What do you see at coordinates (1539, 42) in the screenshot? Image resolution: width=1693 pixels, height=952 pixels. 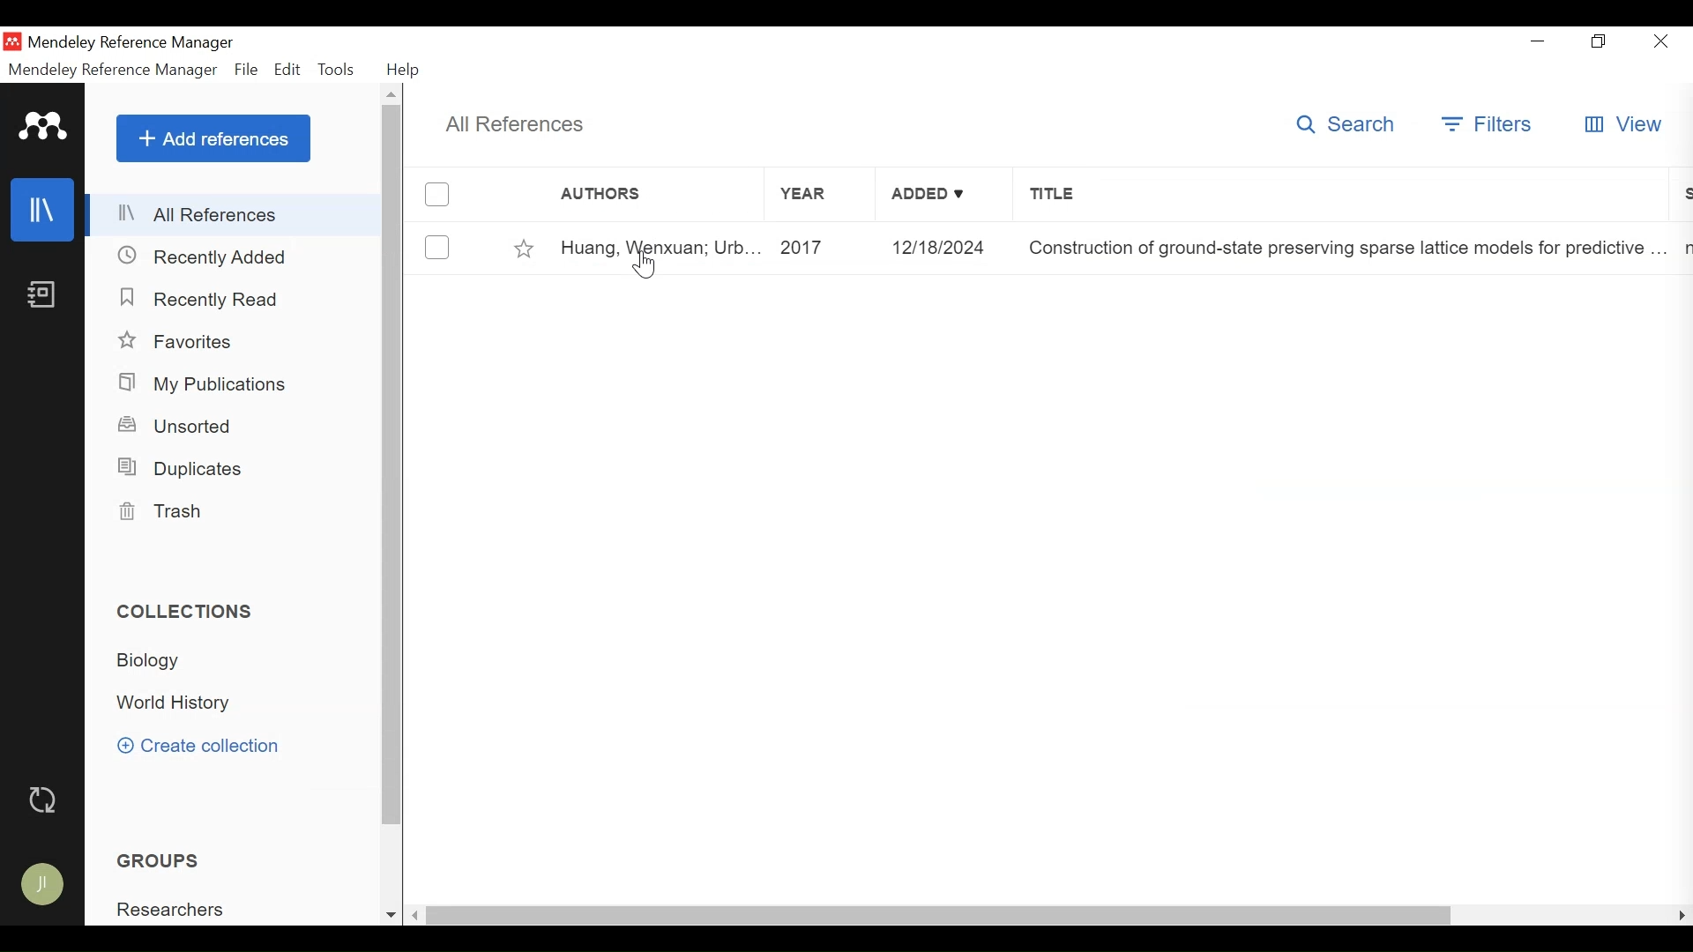 I see `minimize` at bounding box center [1539, 42].